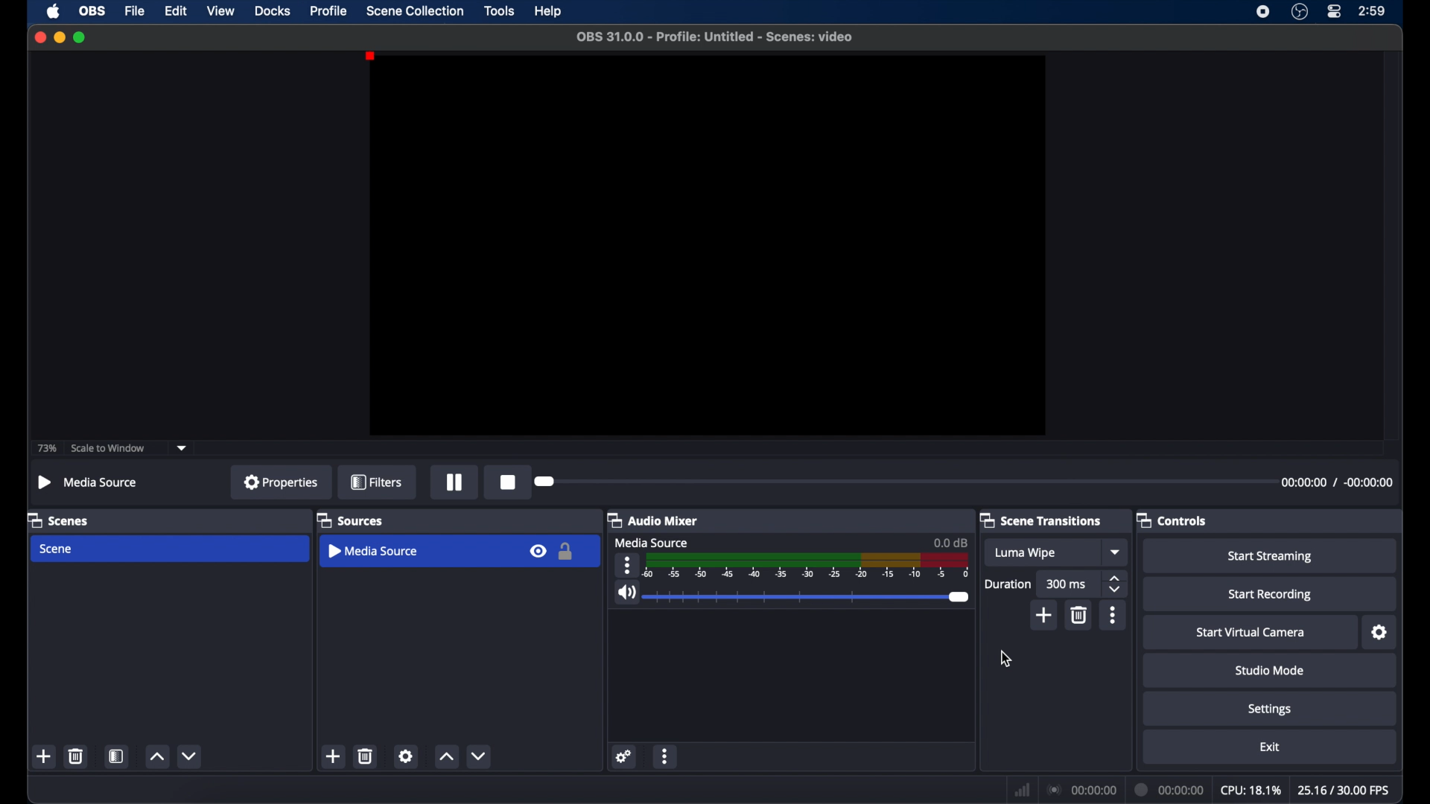 Image resolution: width=1430 pixels, height=804 pixels. I want to click on more options, so click(1113, 616).